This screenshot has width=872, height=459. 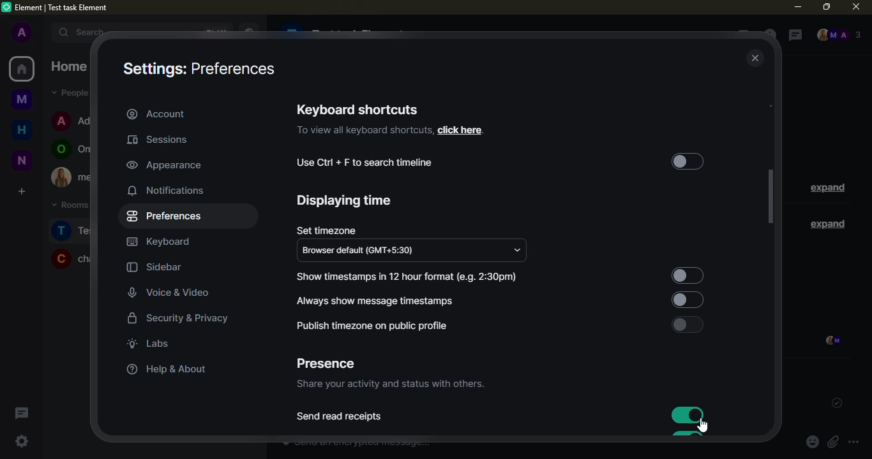 I want to click on enable, so click(x=688, y=163).